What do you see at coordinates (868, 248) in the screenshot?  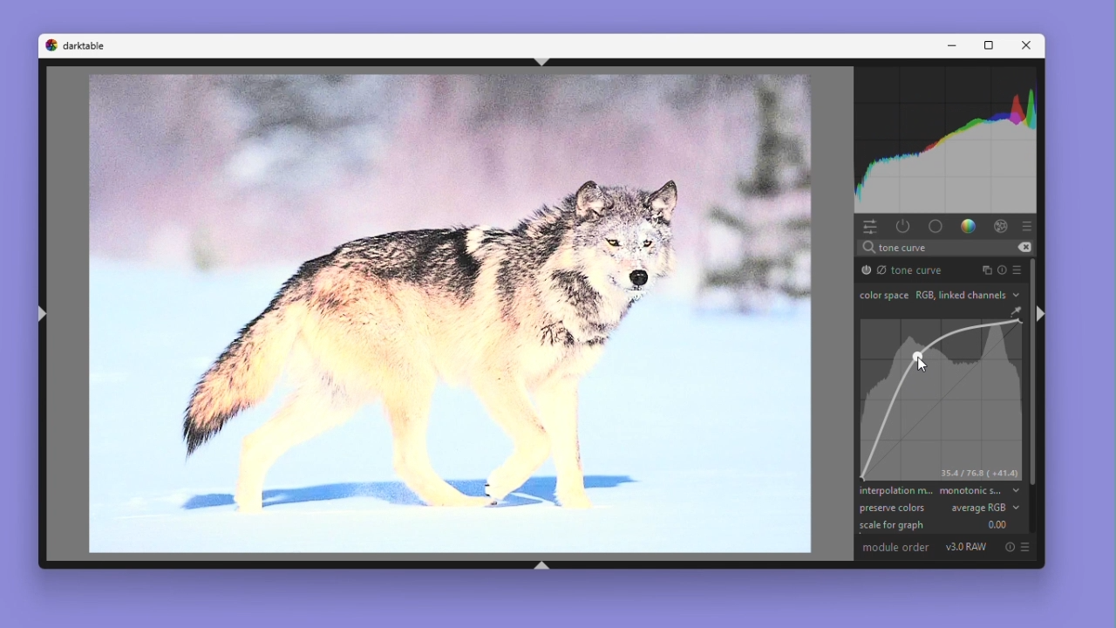 I see `search` at bounding box center [868, 248].